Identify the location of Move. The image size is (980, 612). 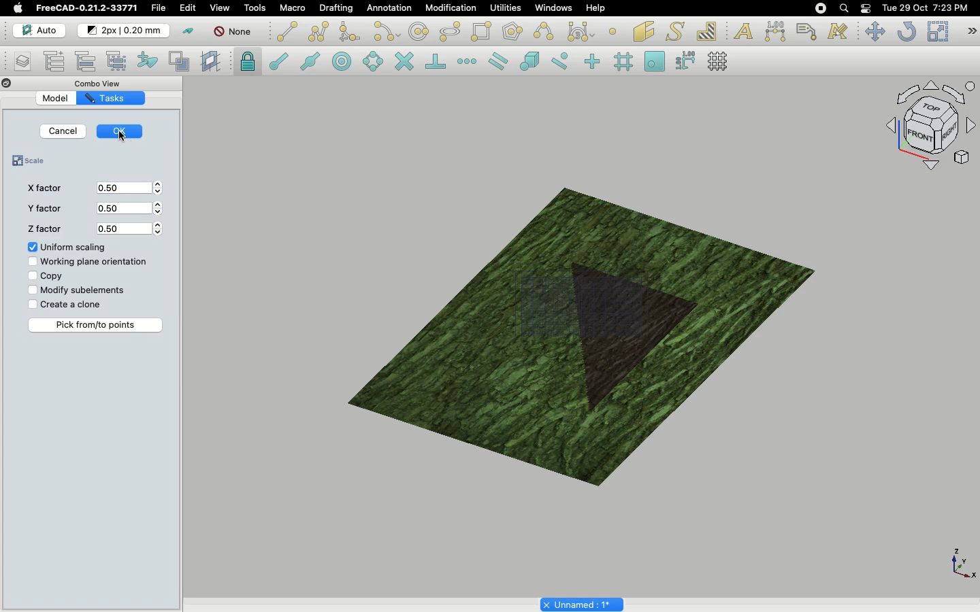
(875, 32).